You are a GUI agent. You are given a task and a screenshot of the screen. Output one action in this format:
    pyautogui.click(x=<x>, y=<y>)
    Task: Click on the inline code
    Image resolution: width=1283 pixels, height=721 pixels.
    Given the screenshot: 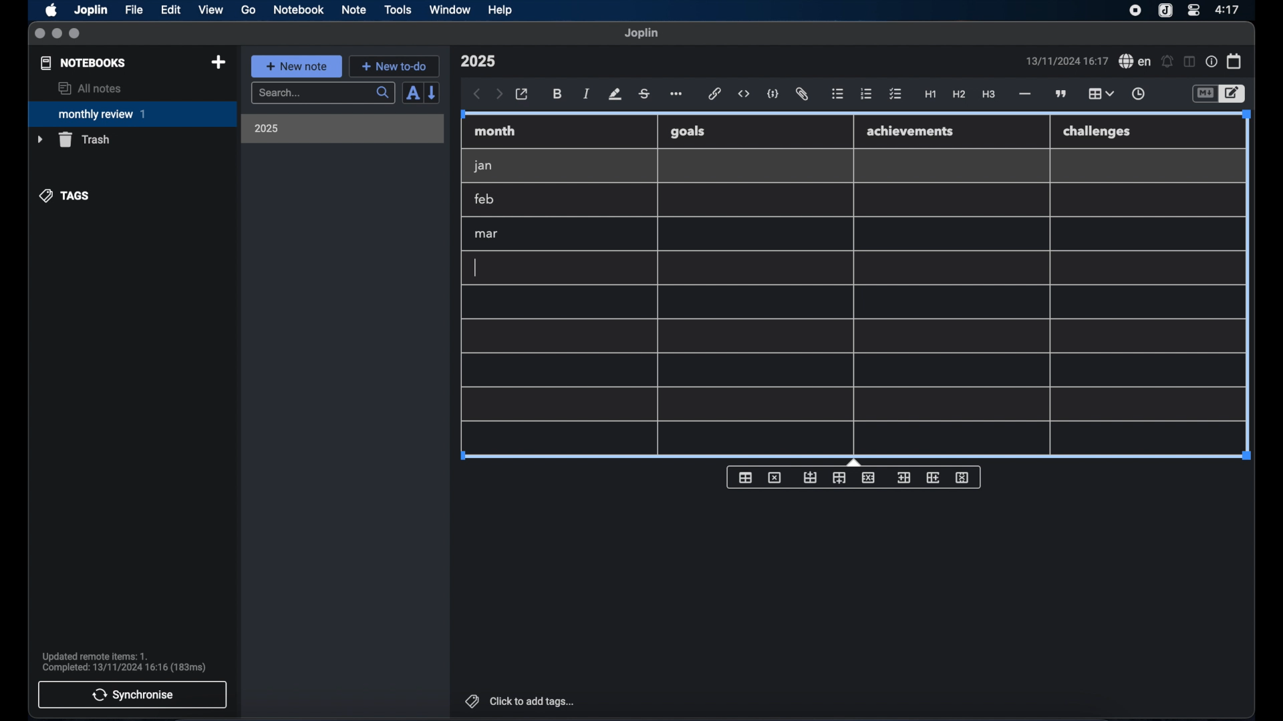 What is the action you would take?
    pyautogui.click(x=744, y=94)
    